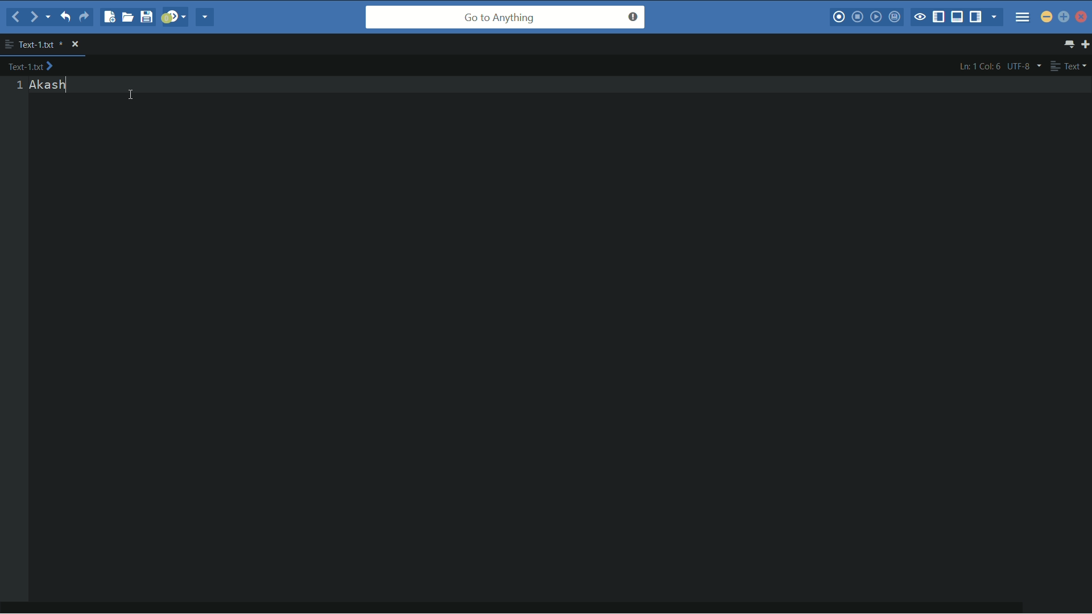  I want to click on line encoding, so click(1025, 67).